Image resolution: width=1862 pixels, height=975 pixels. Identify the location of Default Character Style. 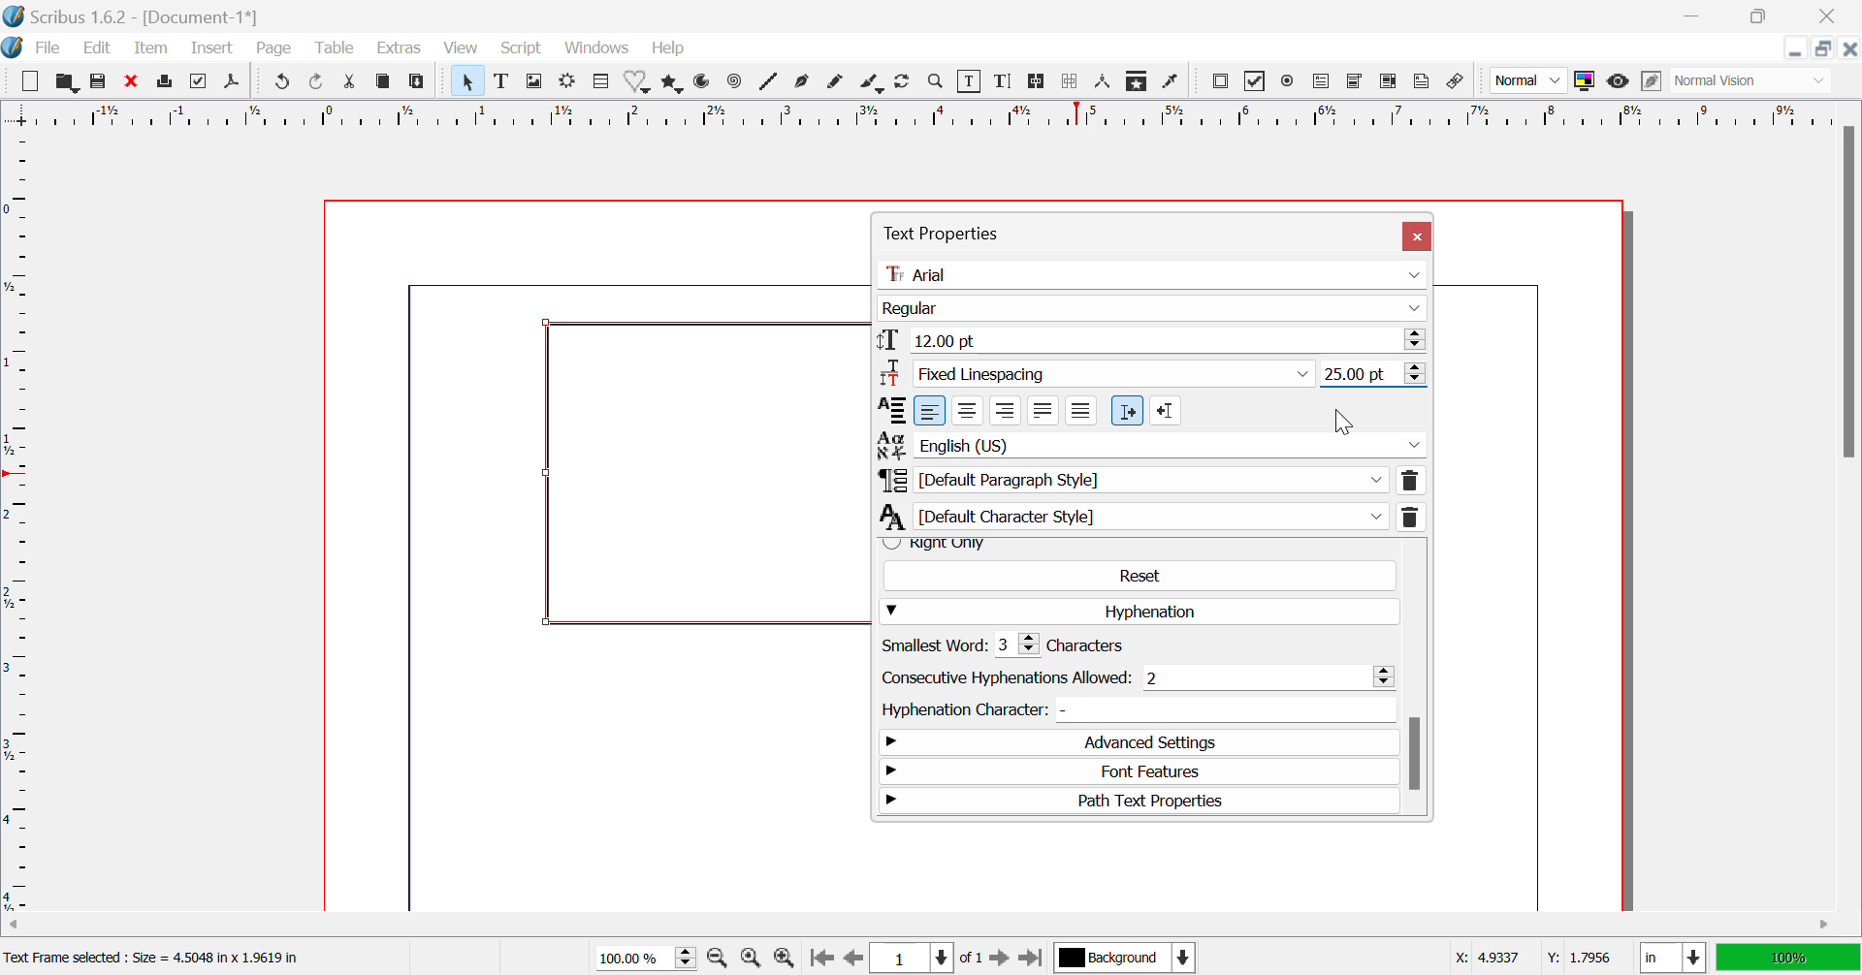
(1152, 516).